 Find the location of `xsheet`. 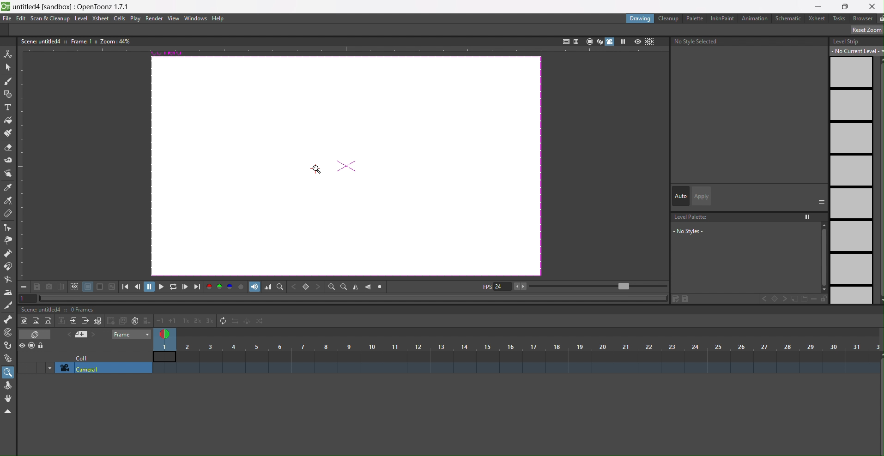

xsheet is located at coordinates (817, 18).